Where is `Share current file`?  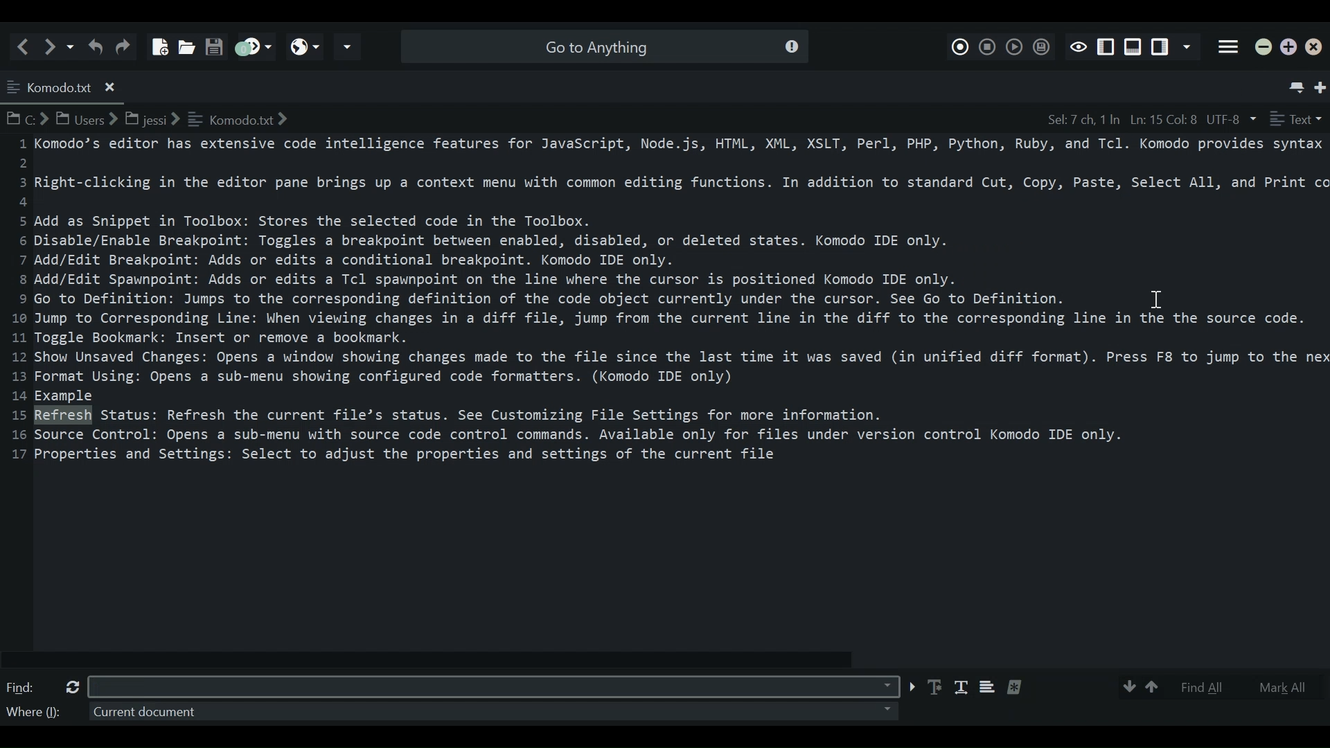
Share current file is located at coordinates (348, 47).